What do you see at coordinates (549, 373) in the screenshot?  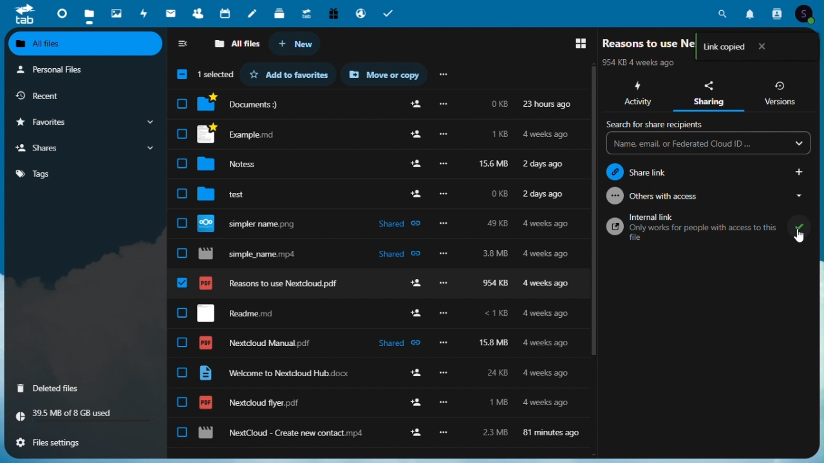 I see `4 weeks ago` at bounding box center [549, 373].